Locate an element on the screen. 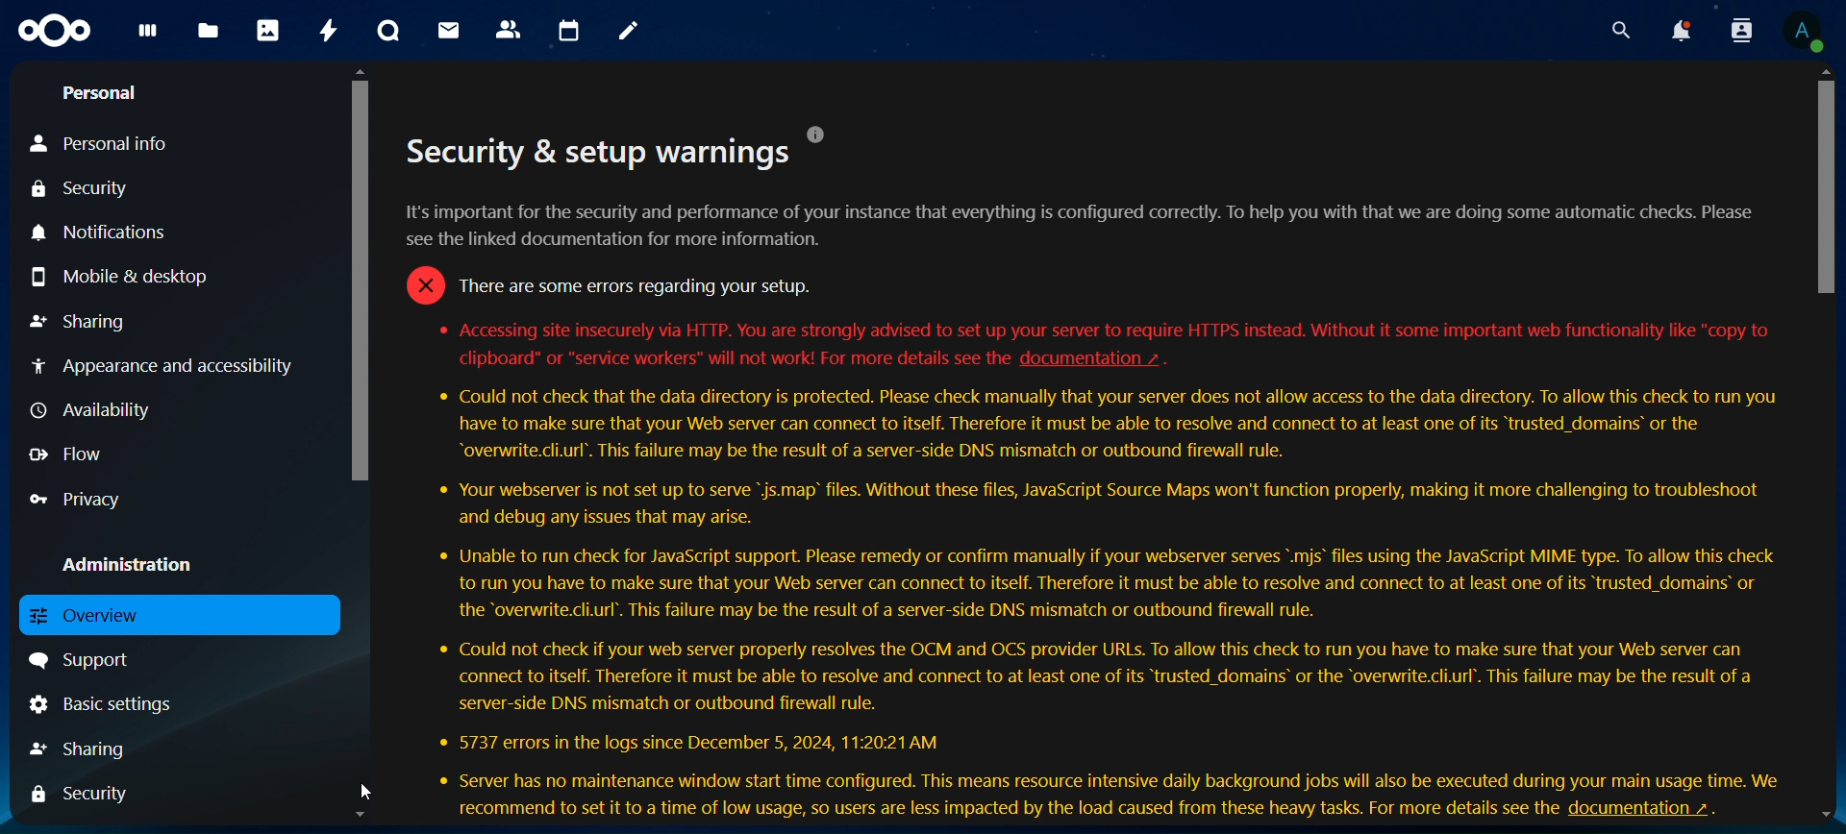  search contacts is located at coordinates (1733, 30).